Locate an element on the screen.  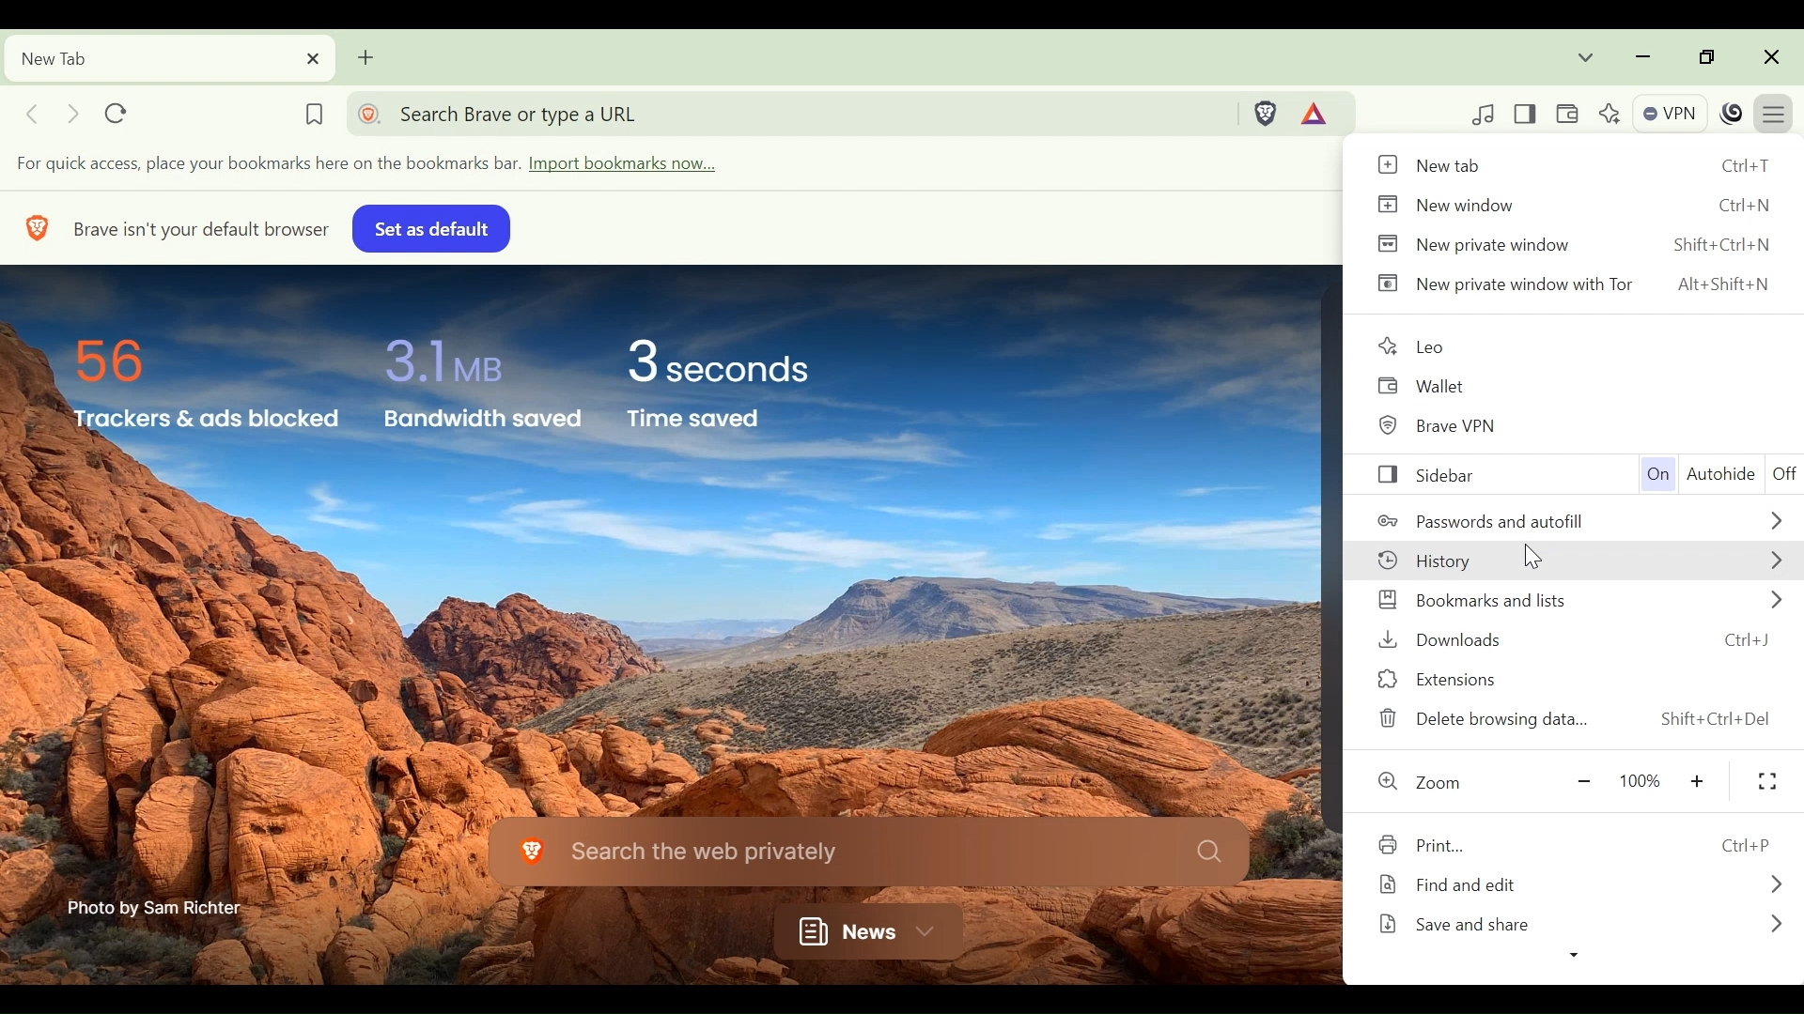
minimize is located at coordinates (1642, 55).